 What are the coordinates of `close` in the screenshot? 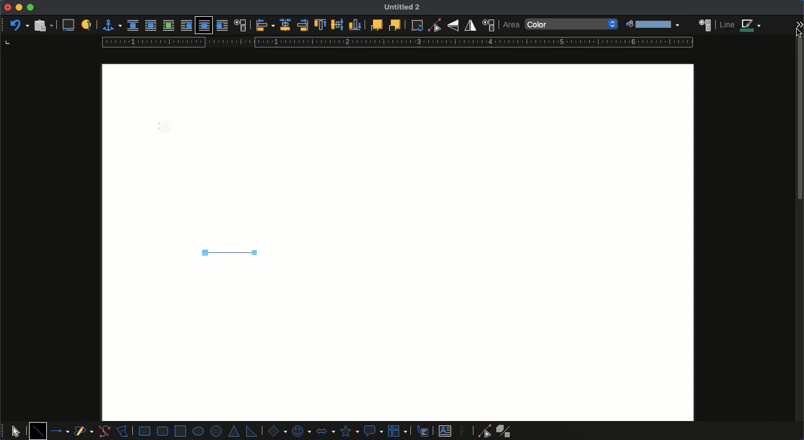 It's located at (7, 7).